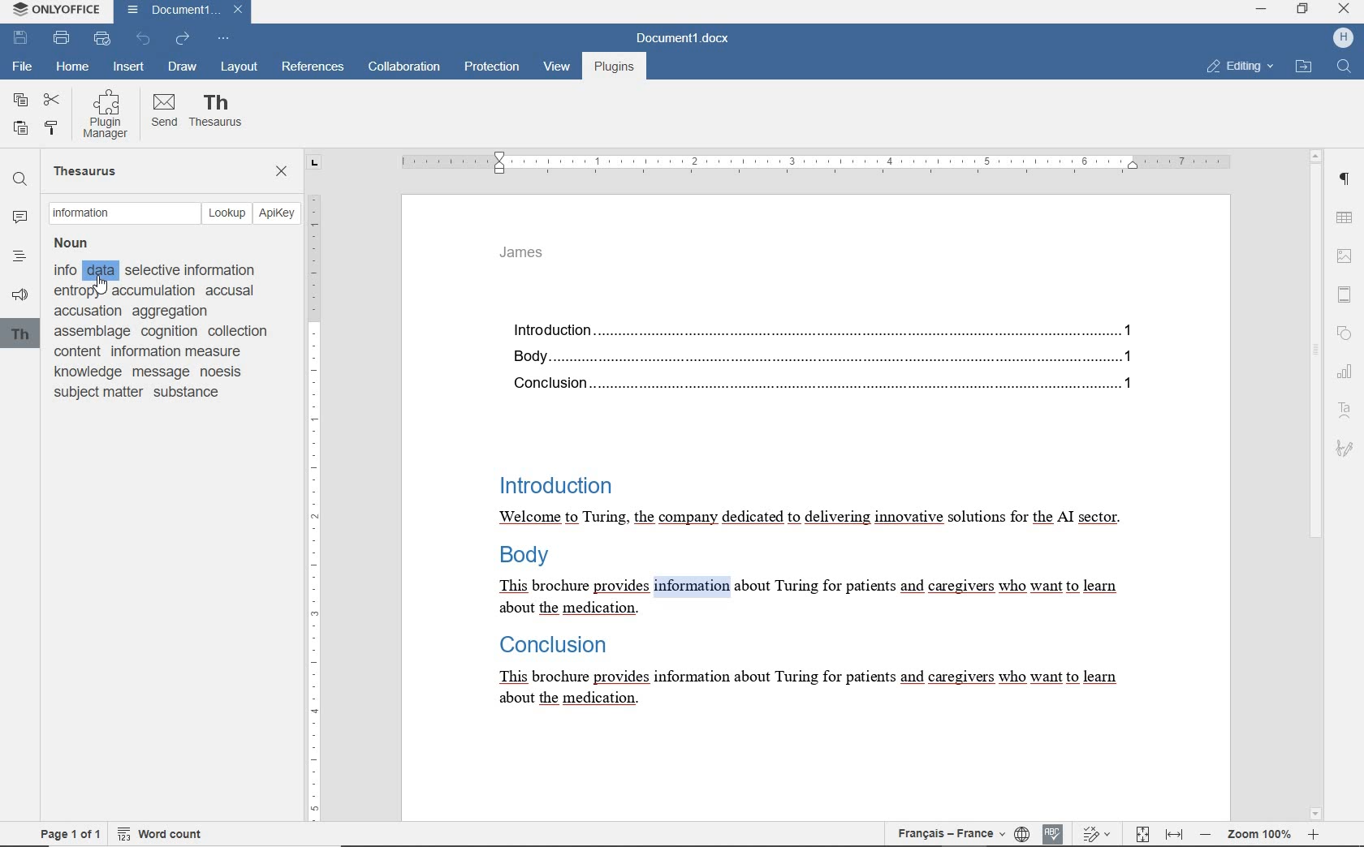 This screenshot has width=1364, height=847. Describe the element at coordinates (108, 113) in the screenshot. I see `PLUGIN MANAGER` at that location.